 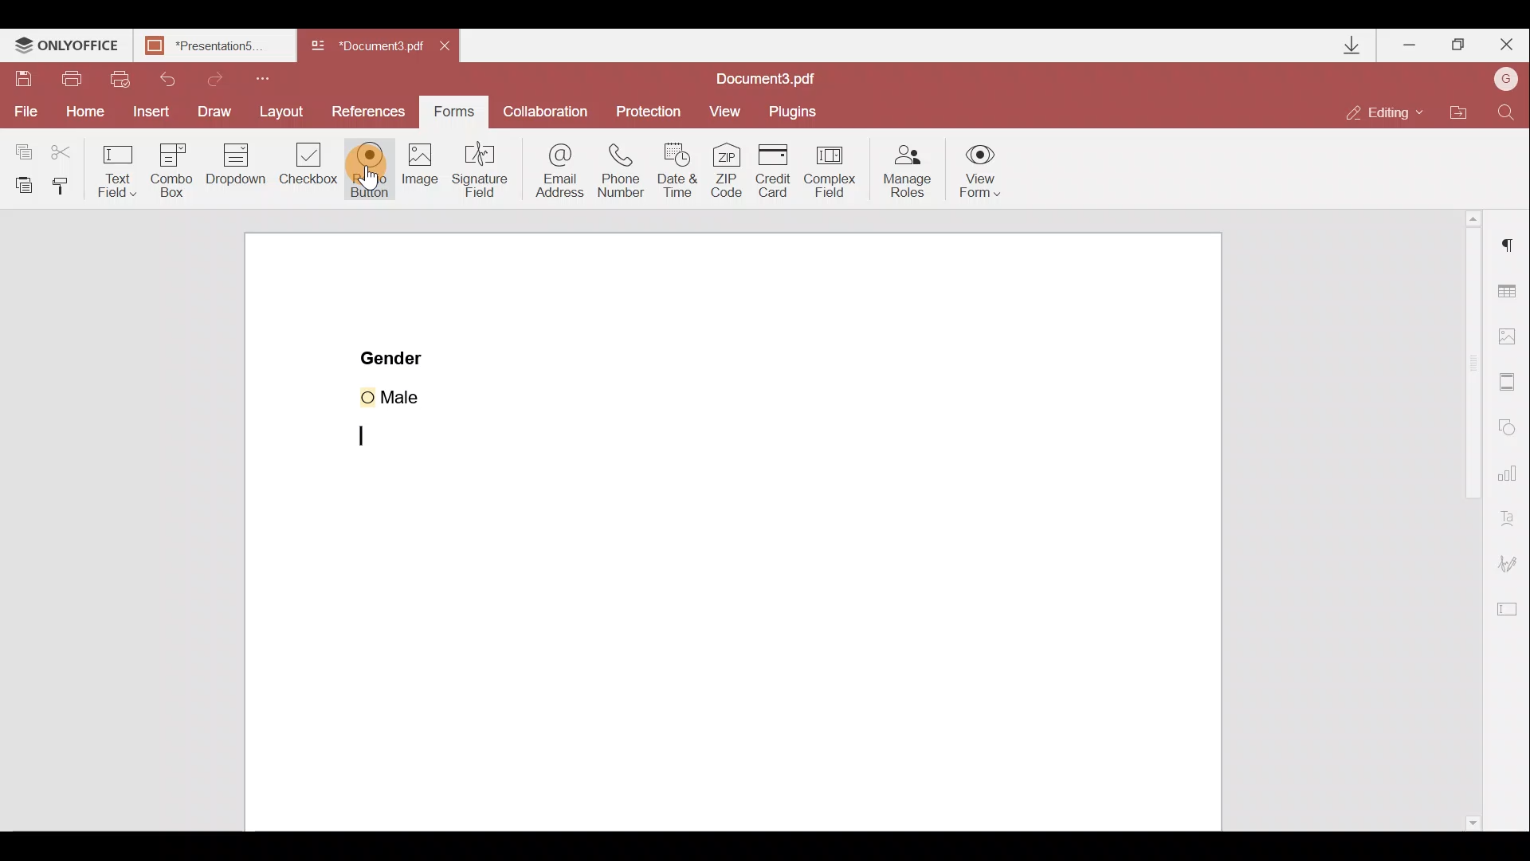 I want to click on View form, so click(x=981, y=171).